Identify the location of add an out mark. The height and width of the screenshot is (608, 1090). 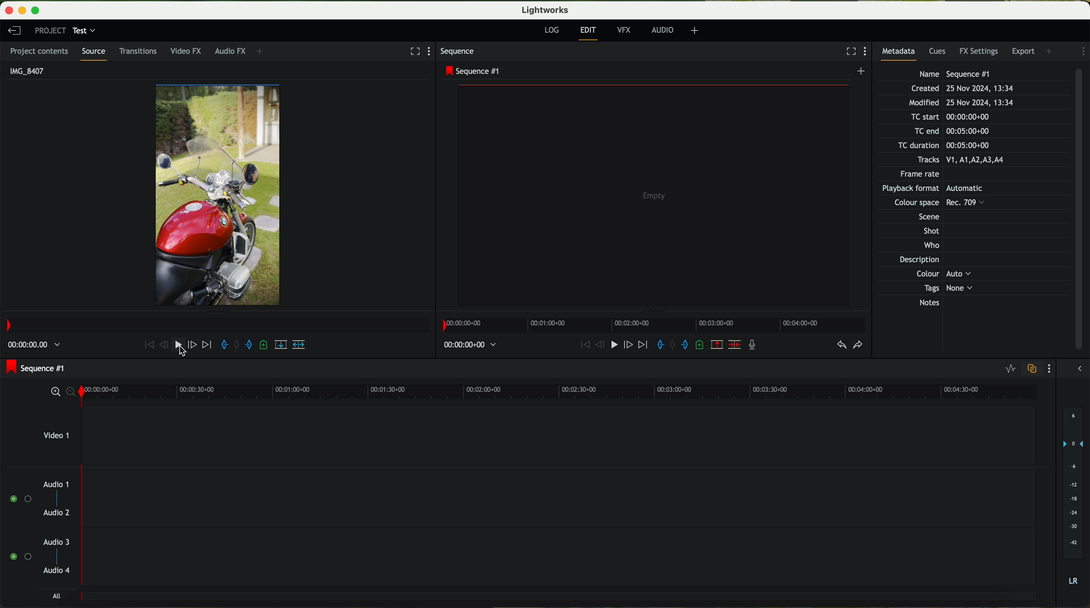
(248, 347).